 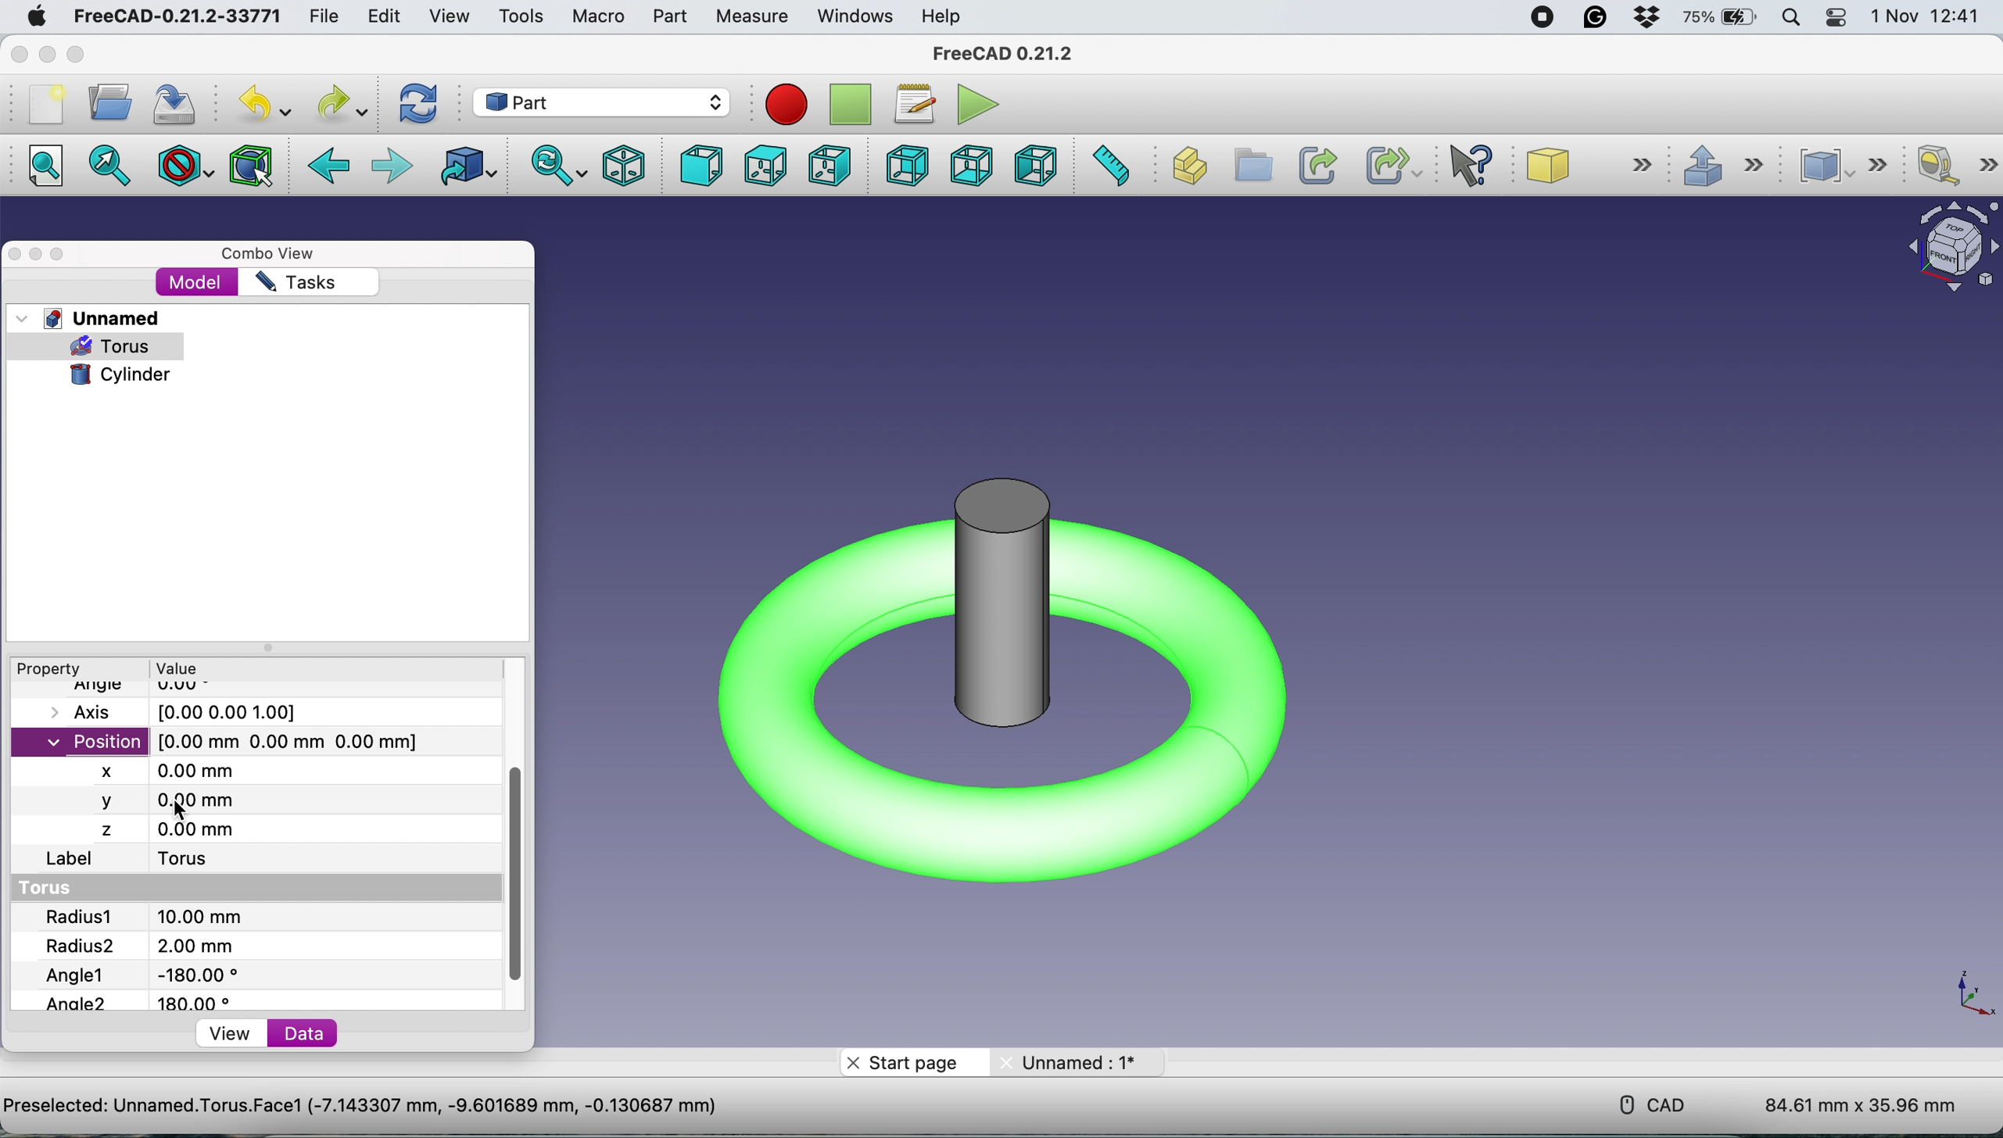 What do you see at coordinates (91, 317) in the screenshot?
I see `unnamed` at bounding box center [91, 317].